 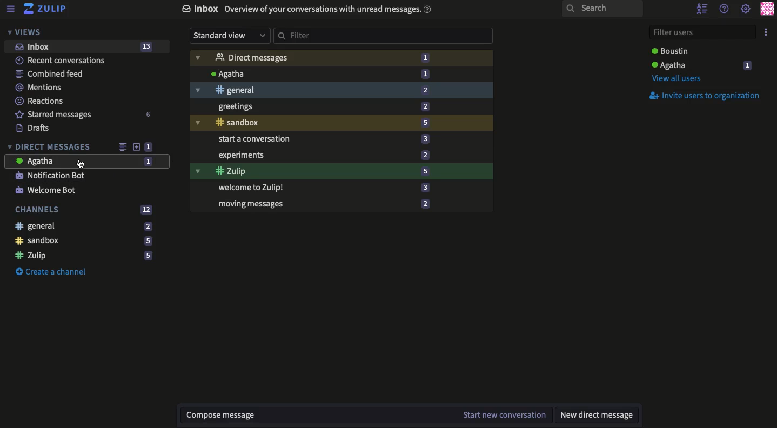 I want to click on New DM, so click(x=138, y=147).